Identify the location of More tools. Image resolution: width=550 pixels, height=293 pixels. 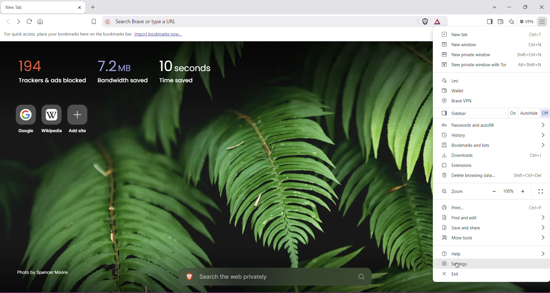
(463, 238).